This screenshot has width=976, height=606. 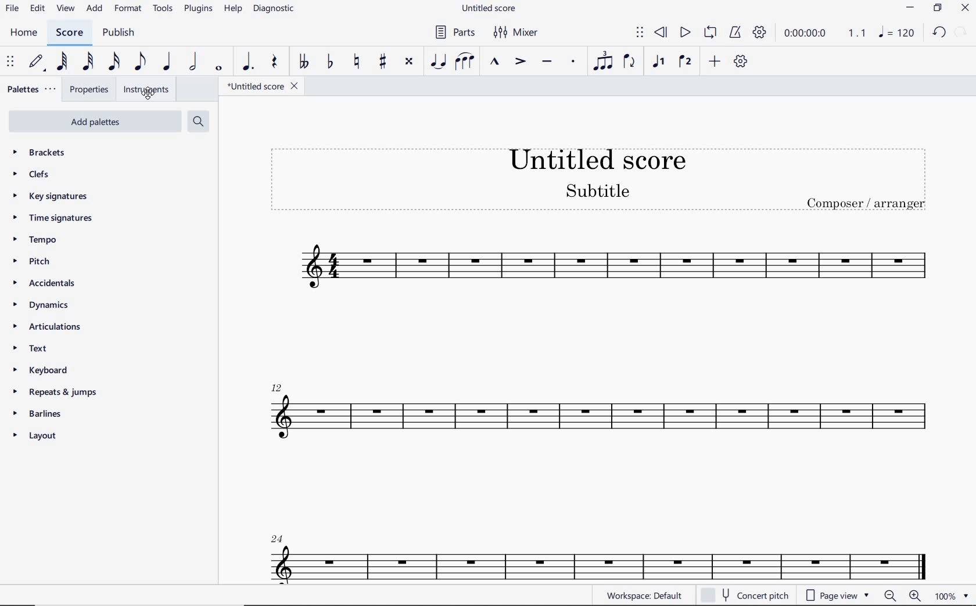 What do you see at coordinates (70, 33) in the screenshot?
I see `score` at bounding box center [70, 33].